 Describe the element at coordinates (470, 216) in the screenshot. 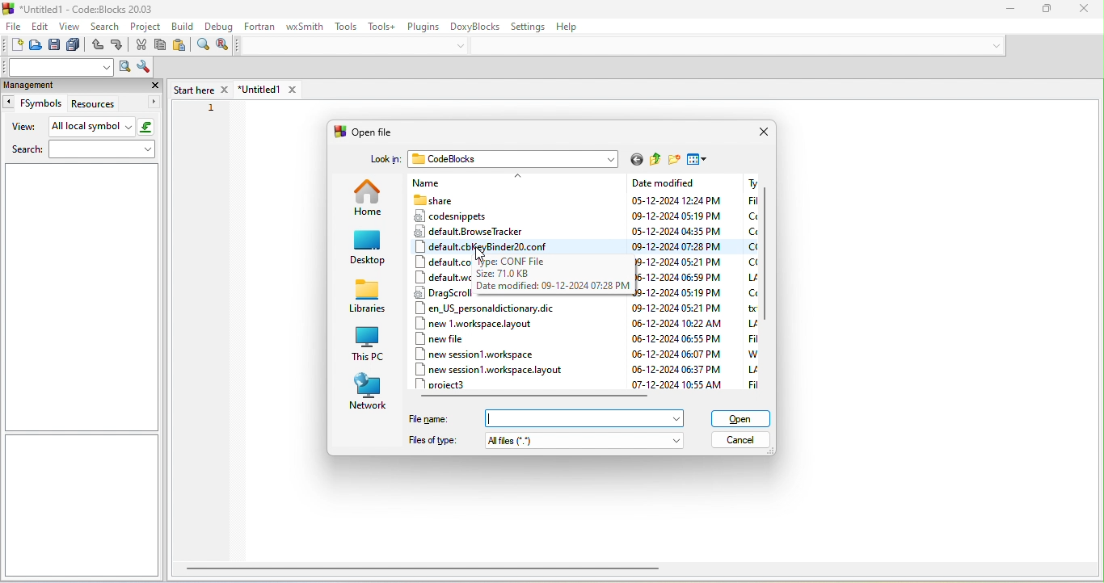

I see `code snippets` at that location.